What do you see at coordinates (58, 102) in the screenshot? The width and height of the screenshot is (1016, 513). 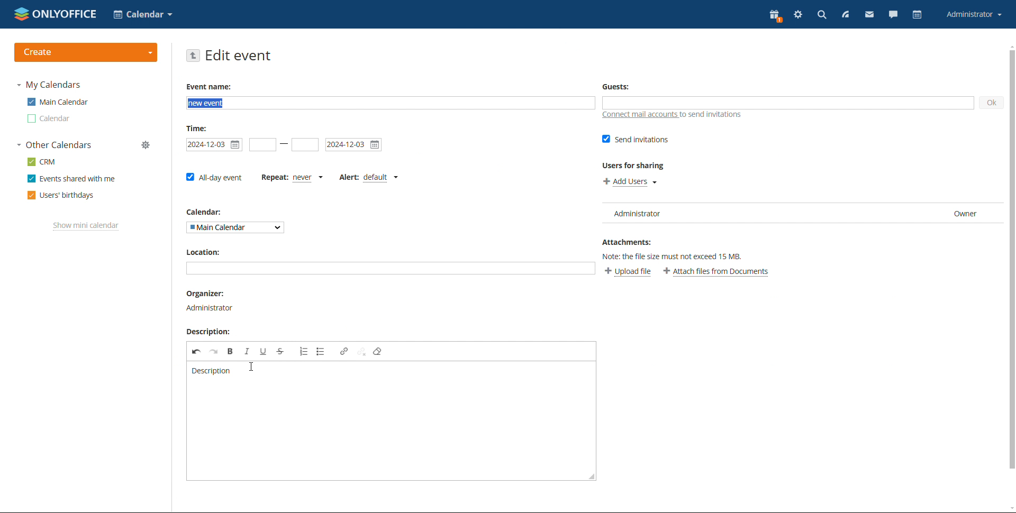 I see `main calendar` at bounding box center [58, 102].